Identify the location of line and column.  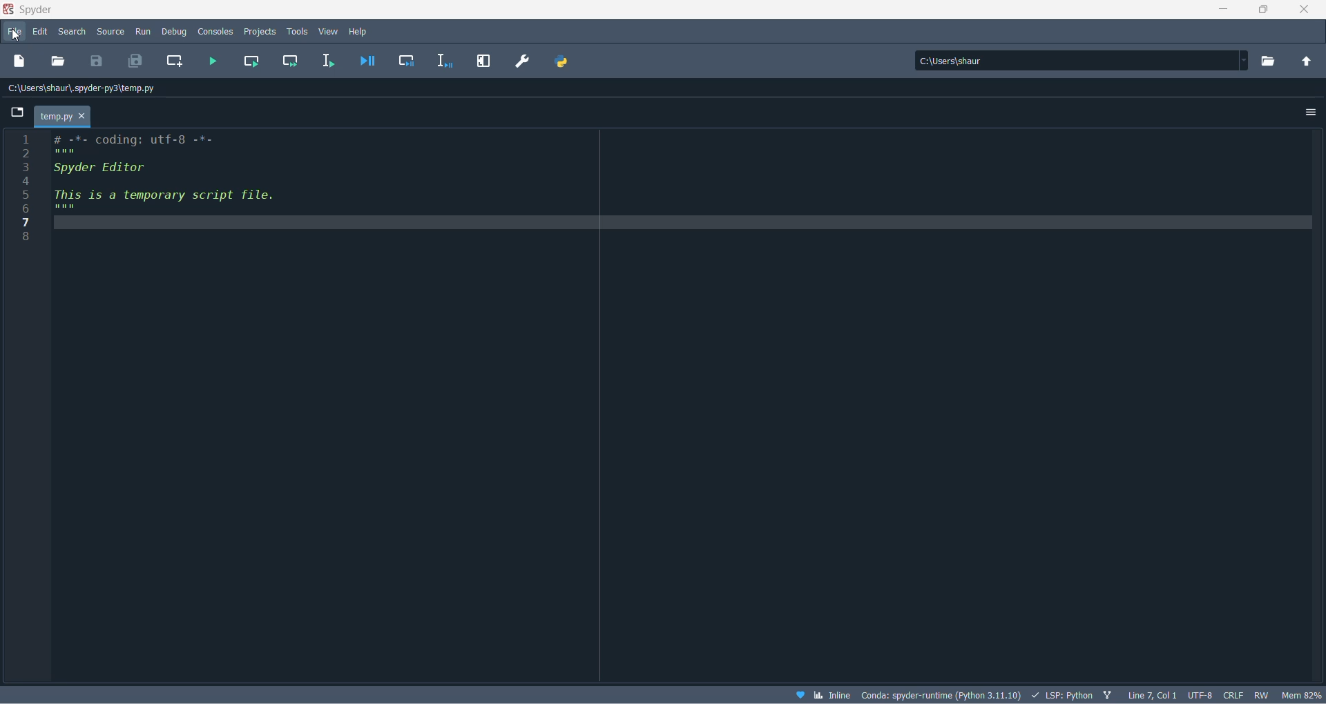
(1153, 694).